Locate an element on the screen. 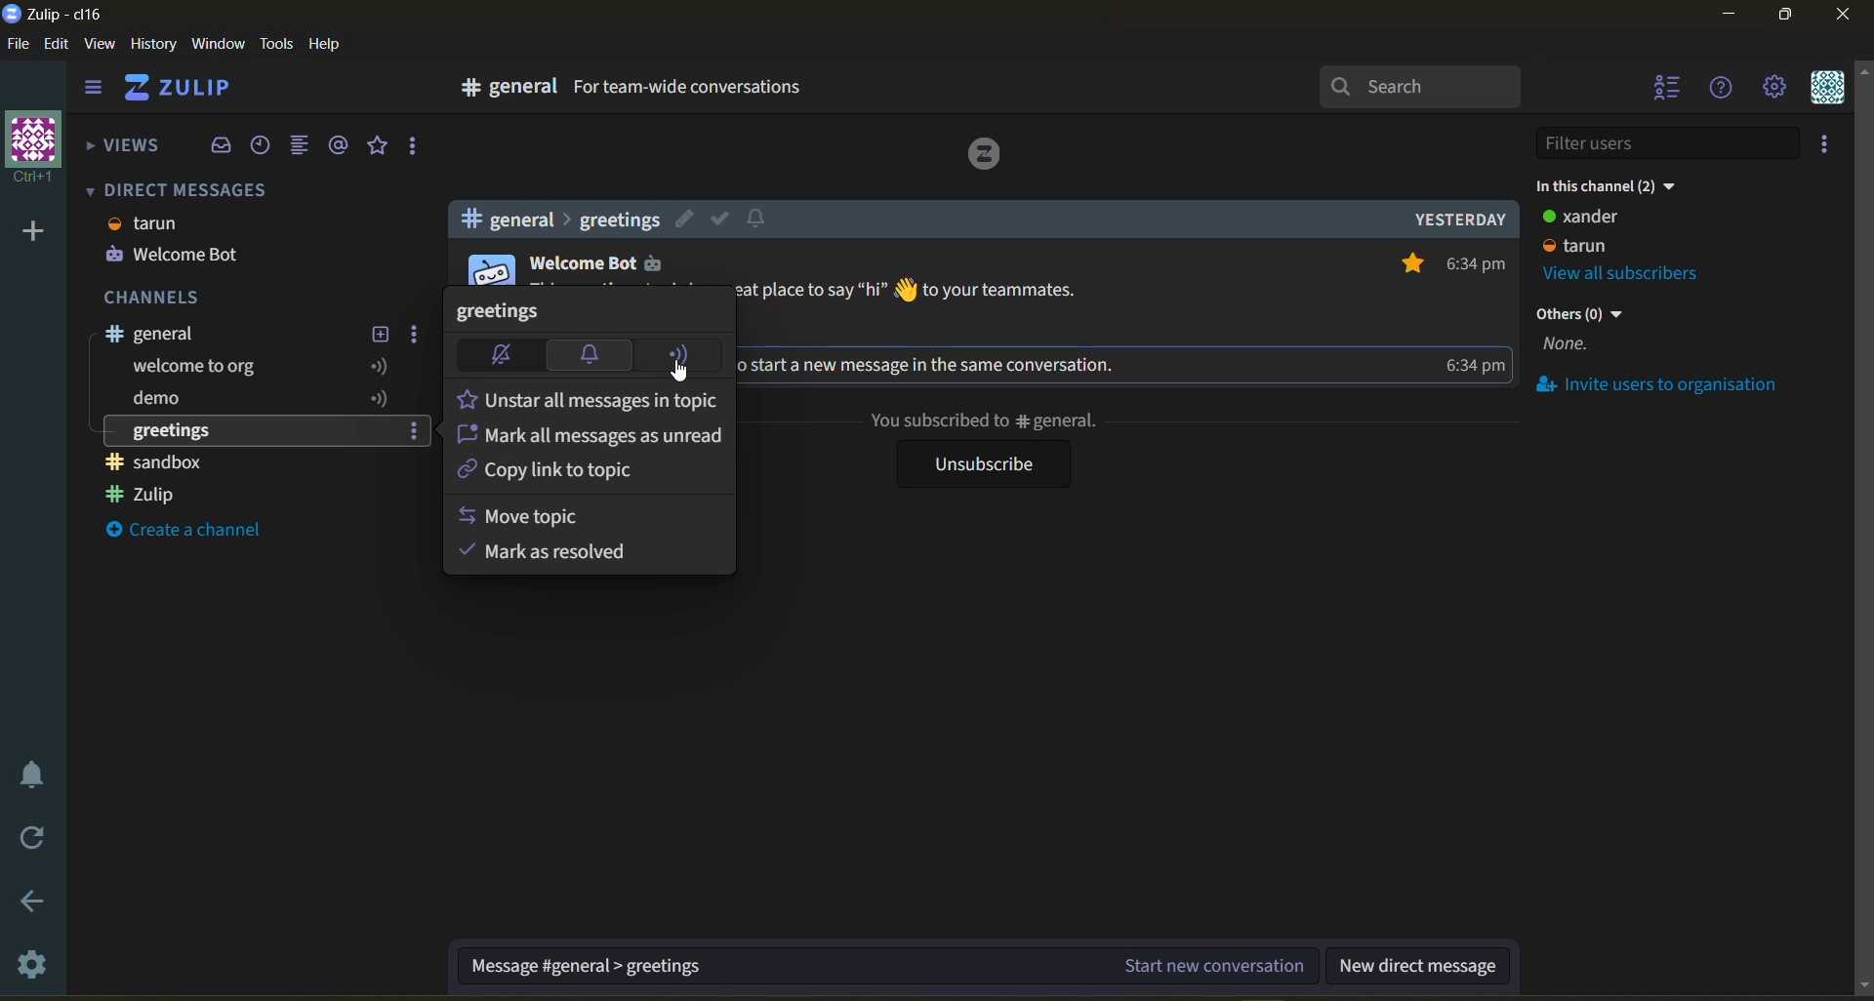 The image size is (1874, 1001). app name and organisation name is located at coordinates (61, 18).